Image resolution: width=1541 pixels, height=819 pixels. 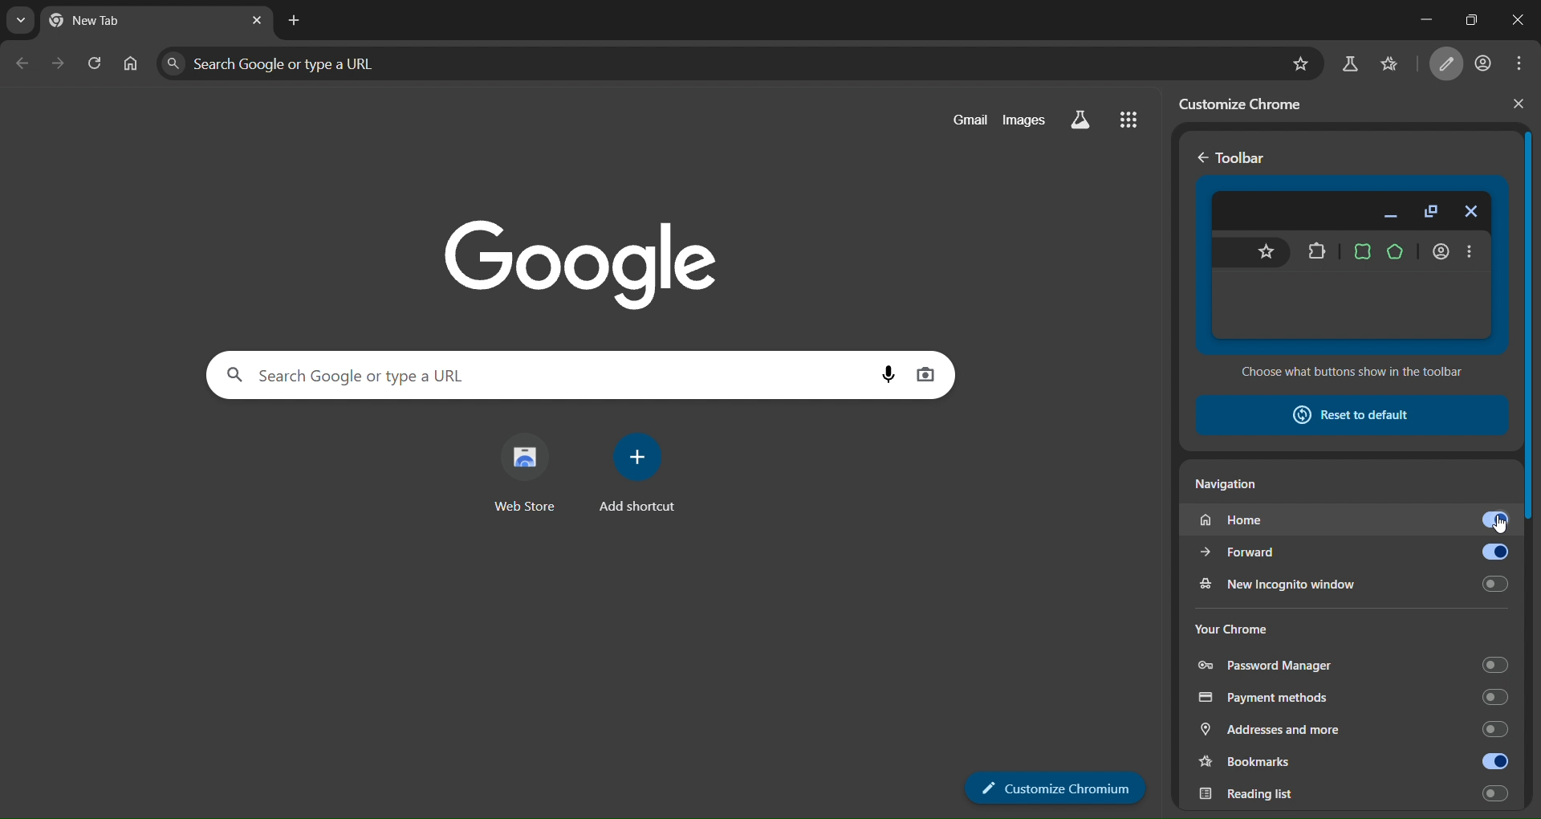 What do you see at coordinates (644, 478) in the screenshot?
I see `add shortcut` at bounding box center [644, 478].